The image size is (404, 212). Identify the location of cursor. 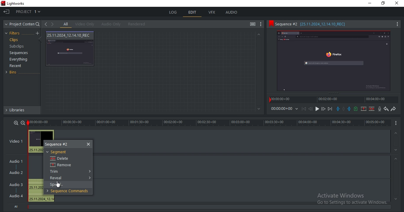
(59, 185).